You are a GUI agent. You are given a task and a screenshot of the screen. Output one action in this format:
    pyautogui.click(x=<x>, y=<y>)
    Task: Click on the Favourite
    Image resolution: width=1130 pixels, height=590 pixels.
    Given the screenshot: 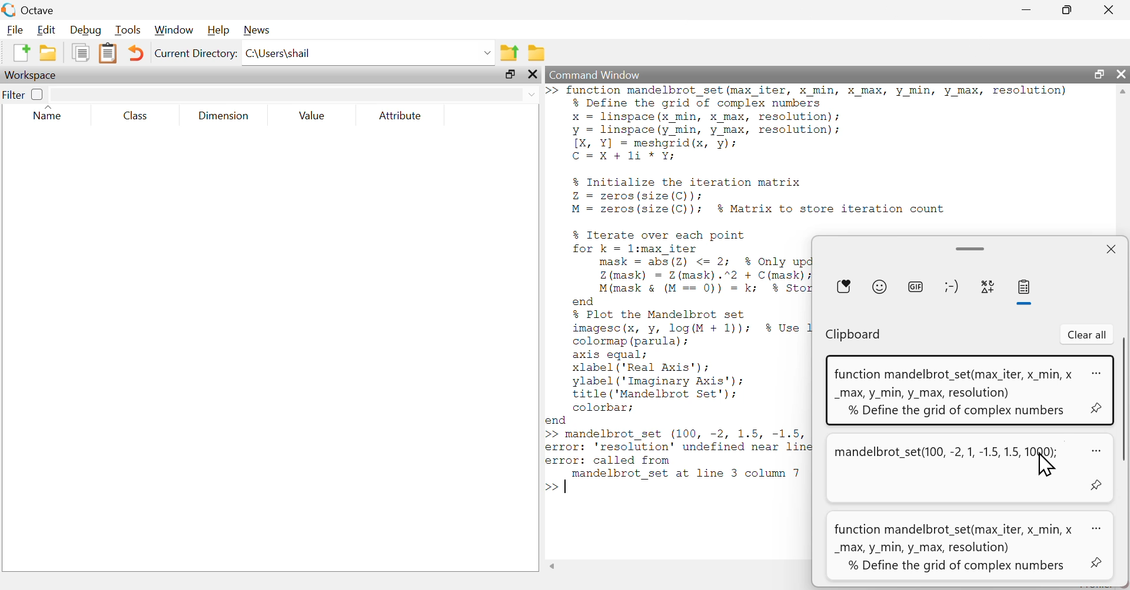 What is the action you would take?
    pyautogui.click(x=843, y=287)
    